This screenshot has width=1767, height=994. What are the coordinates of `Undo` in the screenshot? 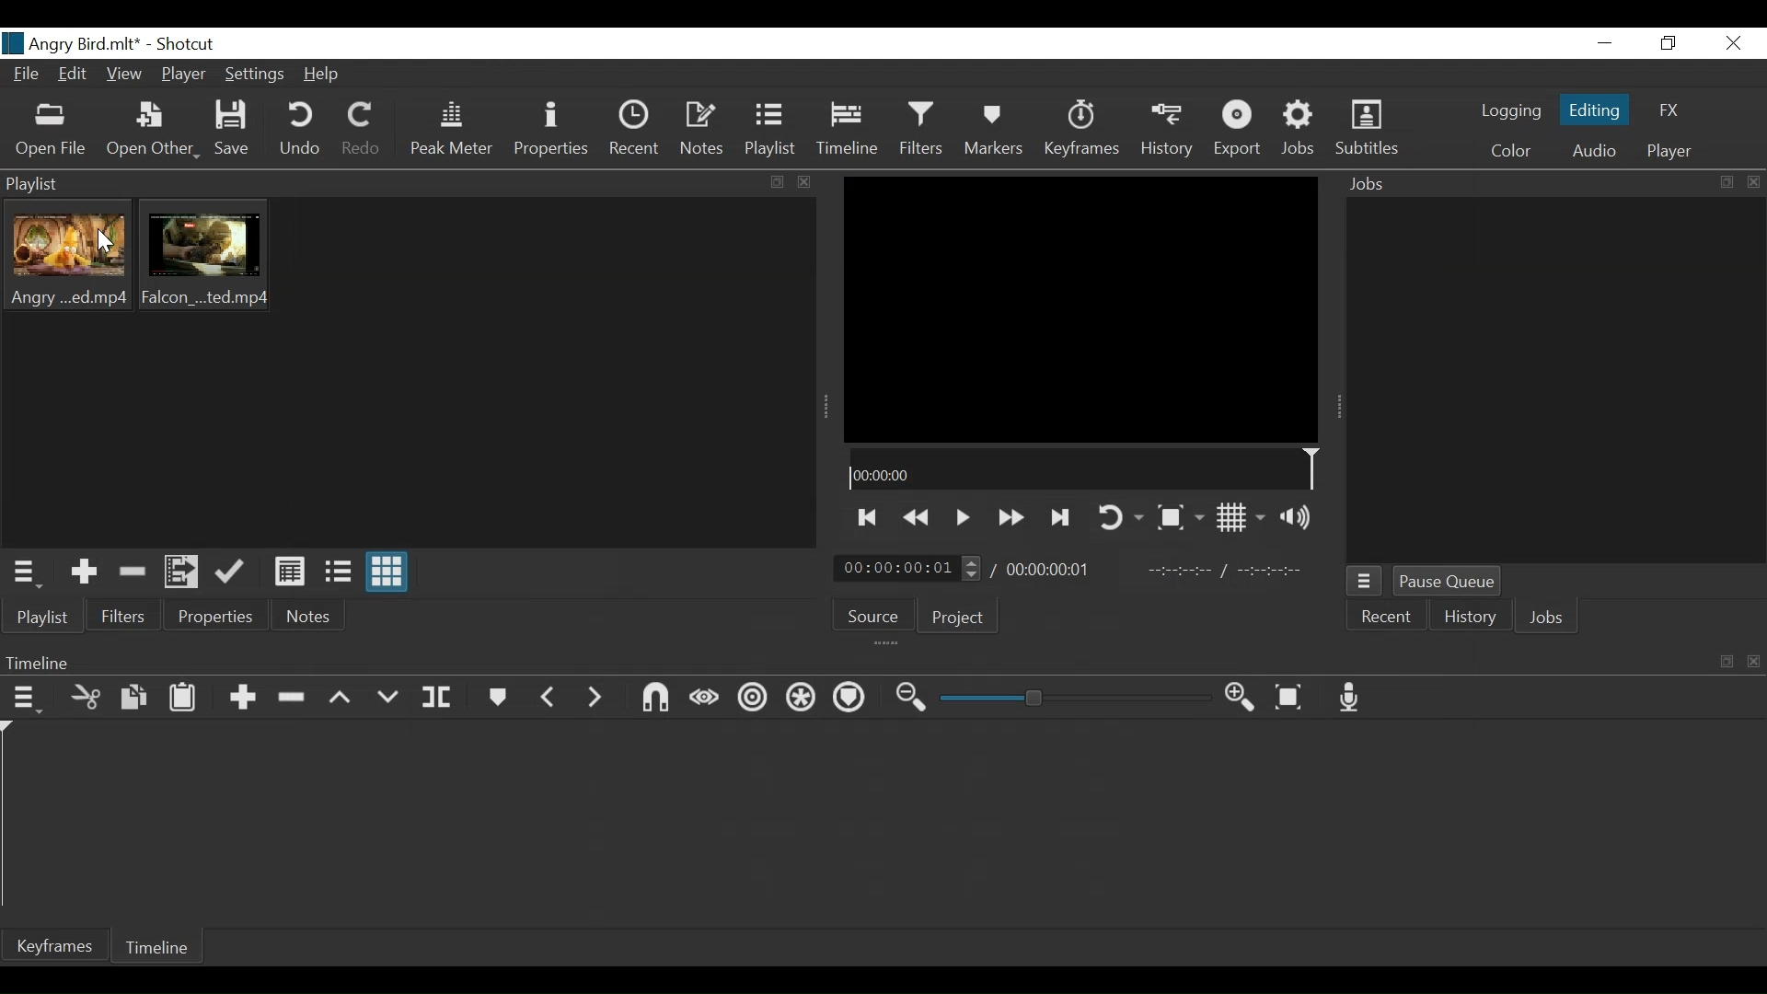 It's located at (301, 130).